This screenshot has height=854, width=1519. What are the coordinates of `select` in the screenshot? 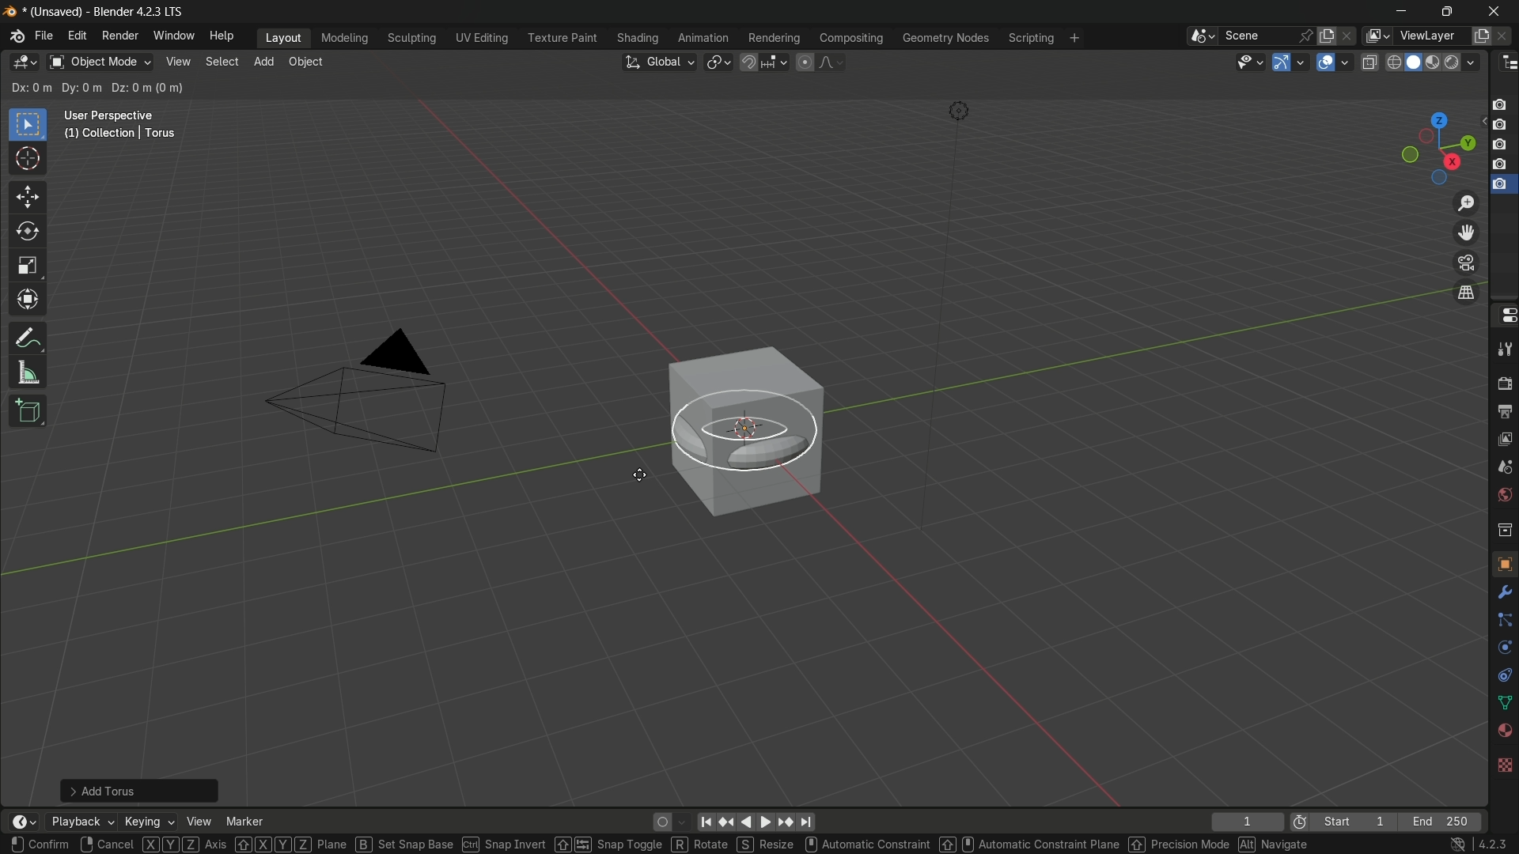 It's located at (27, 126).